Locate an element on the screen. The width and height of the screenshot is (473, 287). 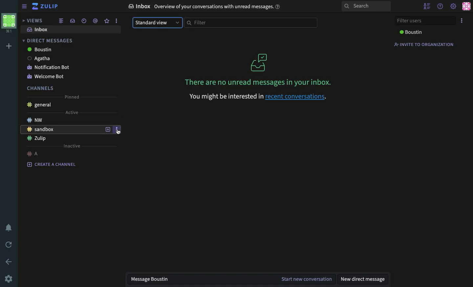
settings is located at coordinates (453, 6).